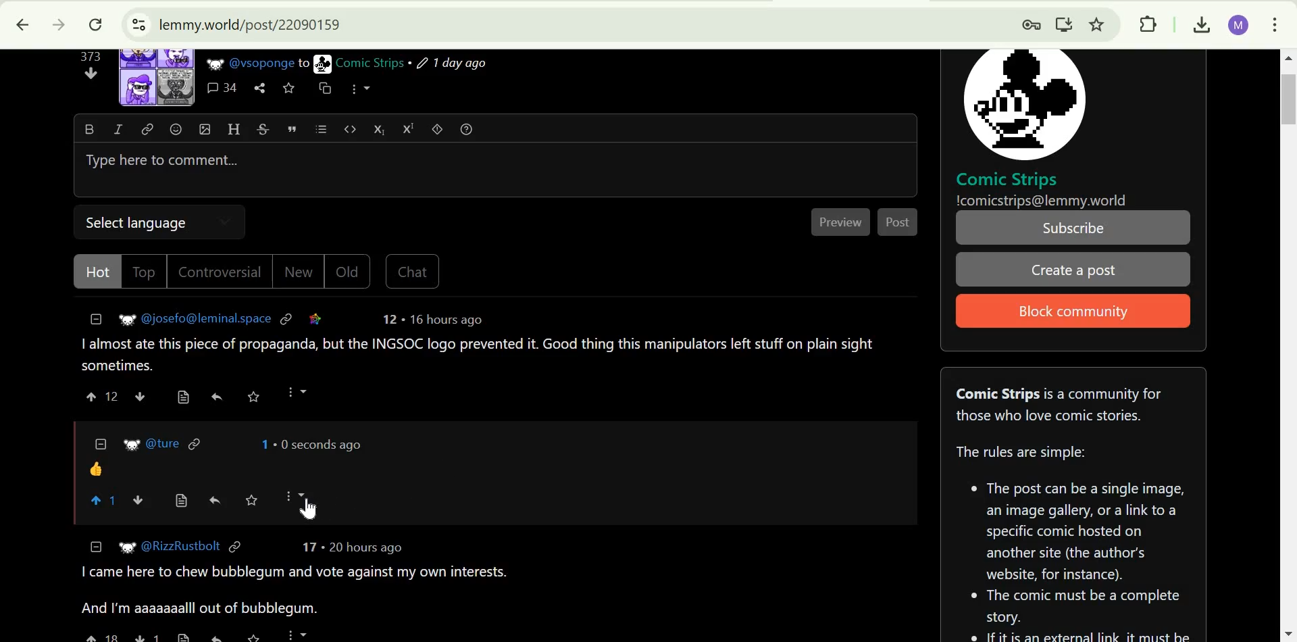 The height and width of the screenshot is (642, 1297). What do you see at coordinates (452, 64) in the screenshot?
I see `1 day ago` at bounding box center [452, 64].